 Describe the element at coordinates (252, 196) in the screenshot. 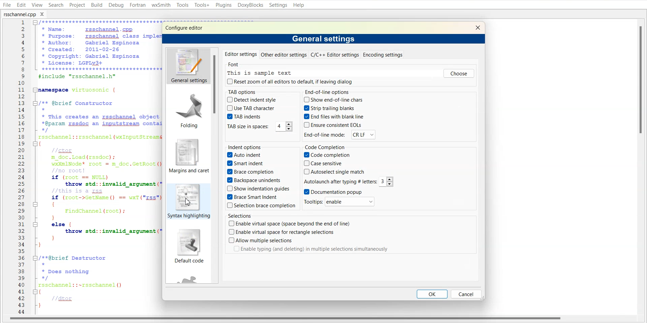

I see `Brace smart indent` at that location.